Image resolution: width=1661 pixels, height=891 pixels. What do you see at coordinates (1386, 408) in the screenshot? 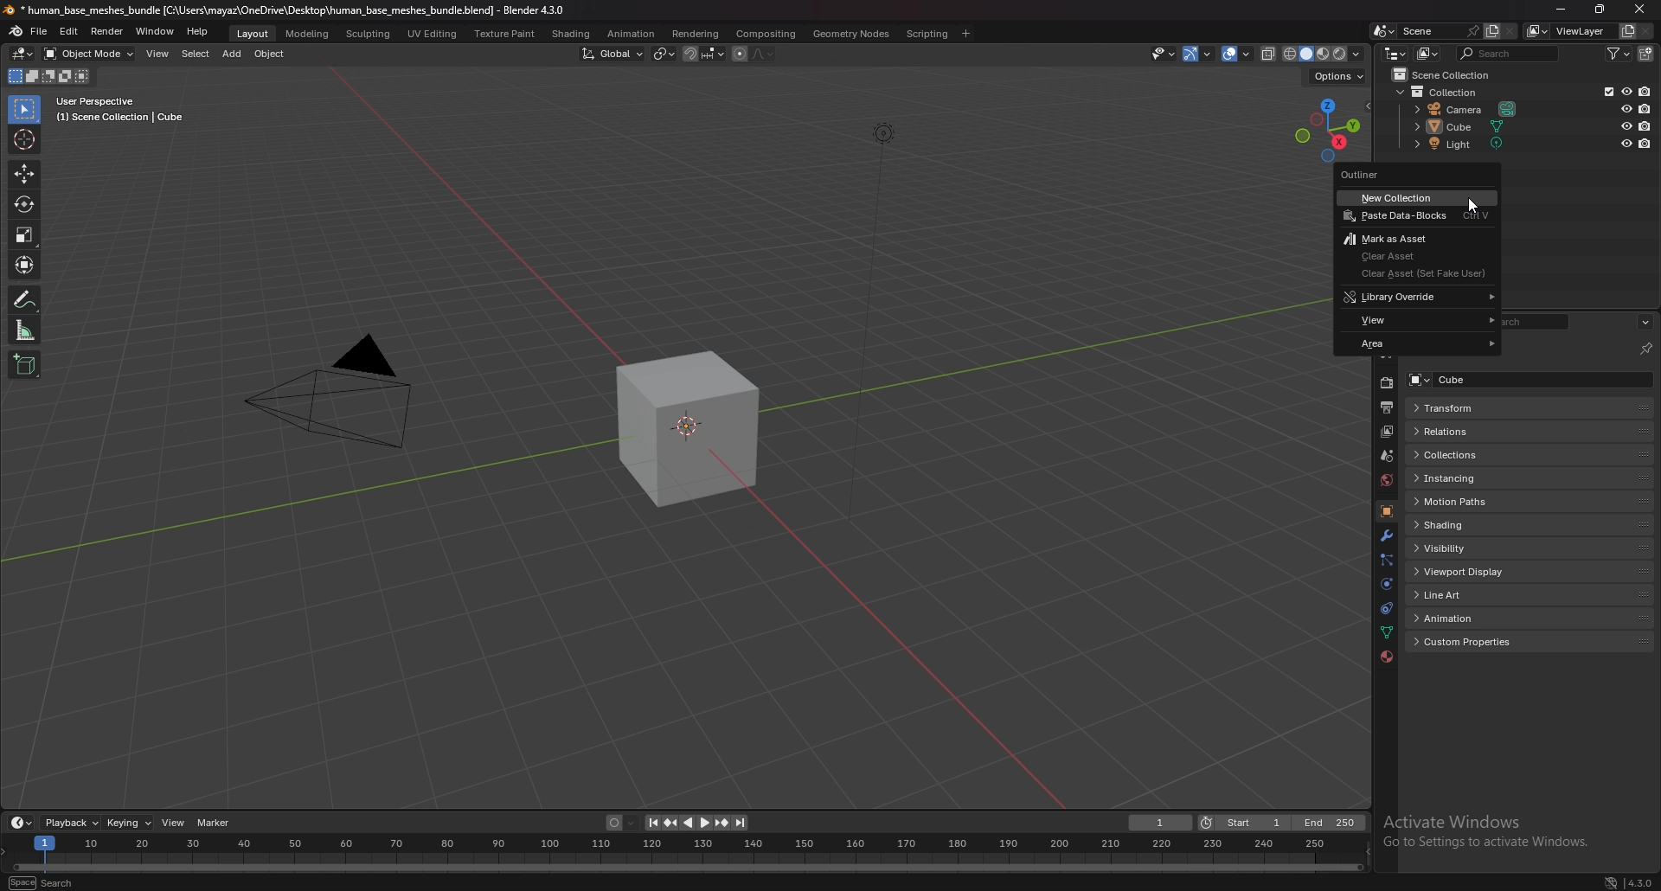
I see `output` at bounding box center [1386, 408].